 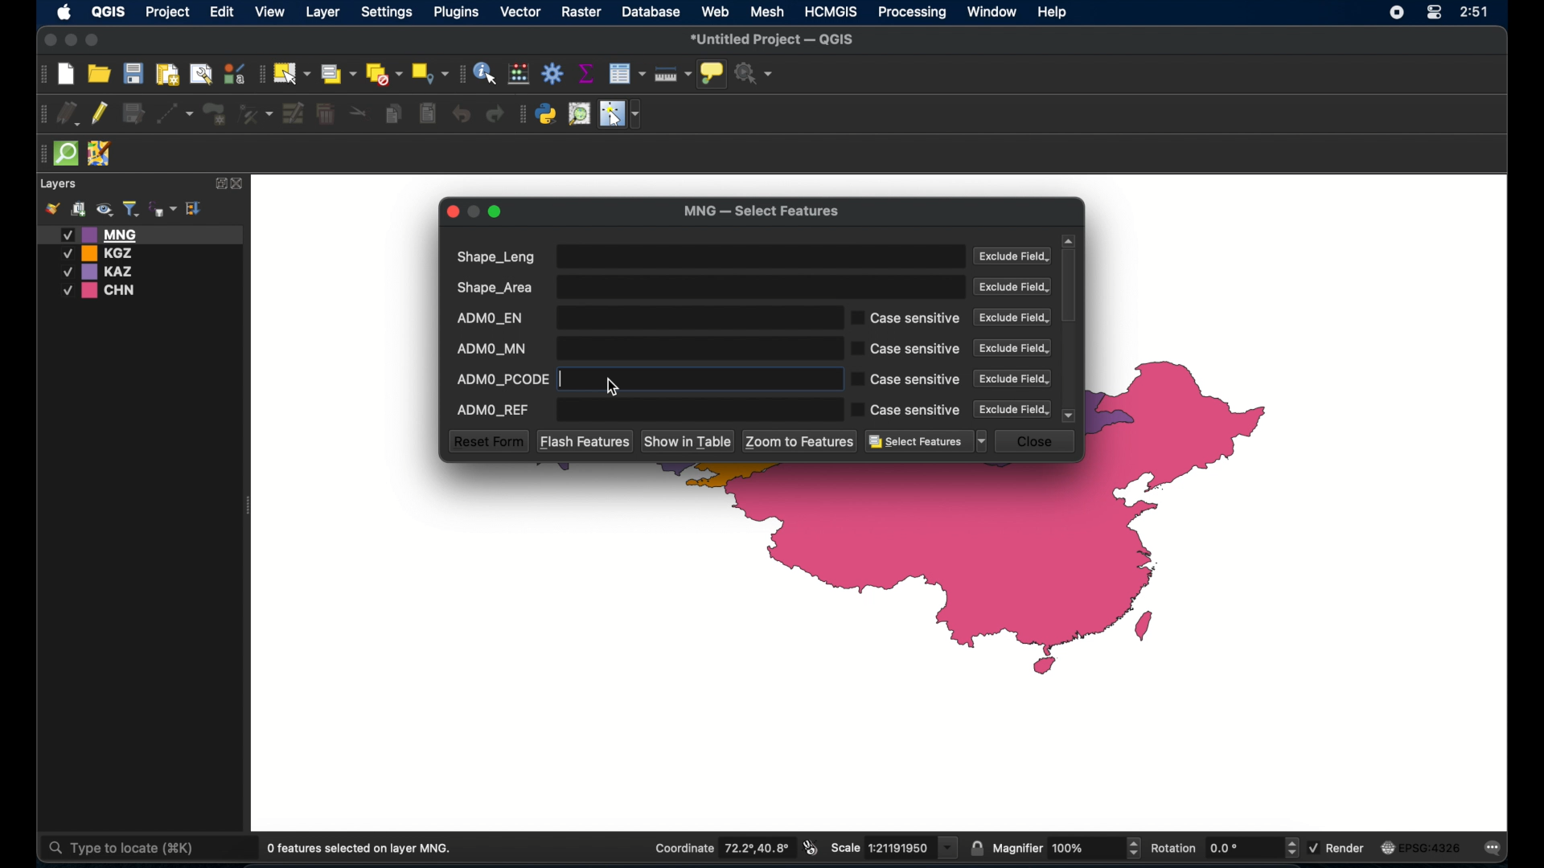 I want to click on deselect all features, so click(x=384, y=74).